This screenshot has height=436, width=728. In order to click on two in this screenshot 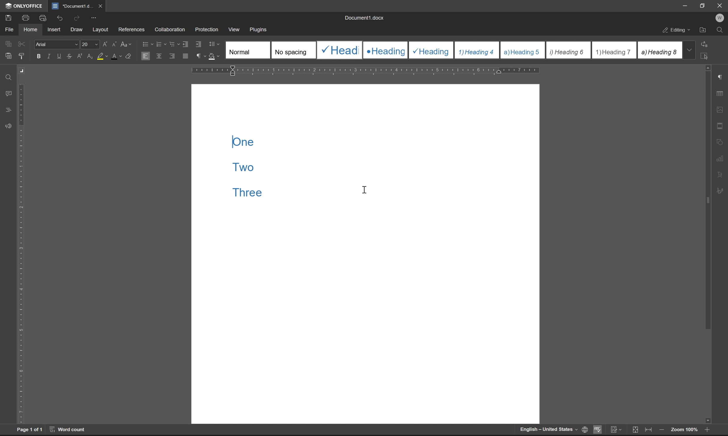, I will do `click(245, 166)`.